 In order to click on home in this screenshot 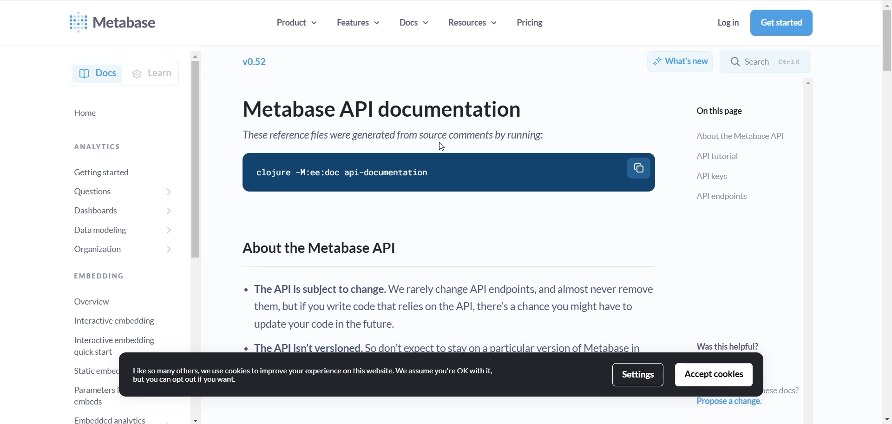, I will do `click(109, 114)`.